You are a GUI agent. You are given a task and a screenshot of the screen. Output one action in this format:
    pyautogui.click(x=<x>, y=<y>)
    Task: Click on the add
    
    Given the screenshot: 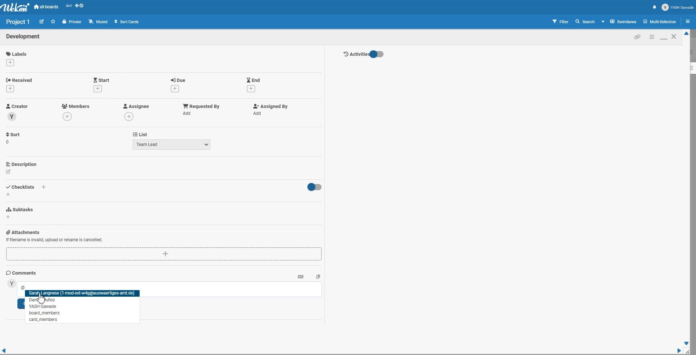 What is the action you would take?
    pyautogui.click(x=45, y=187)
    